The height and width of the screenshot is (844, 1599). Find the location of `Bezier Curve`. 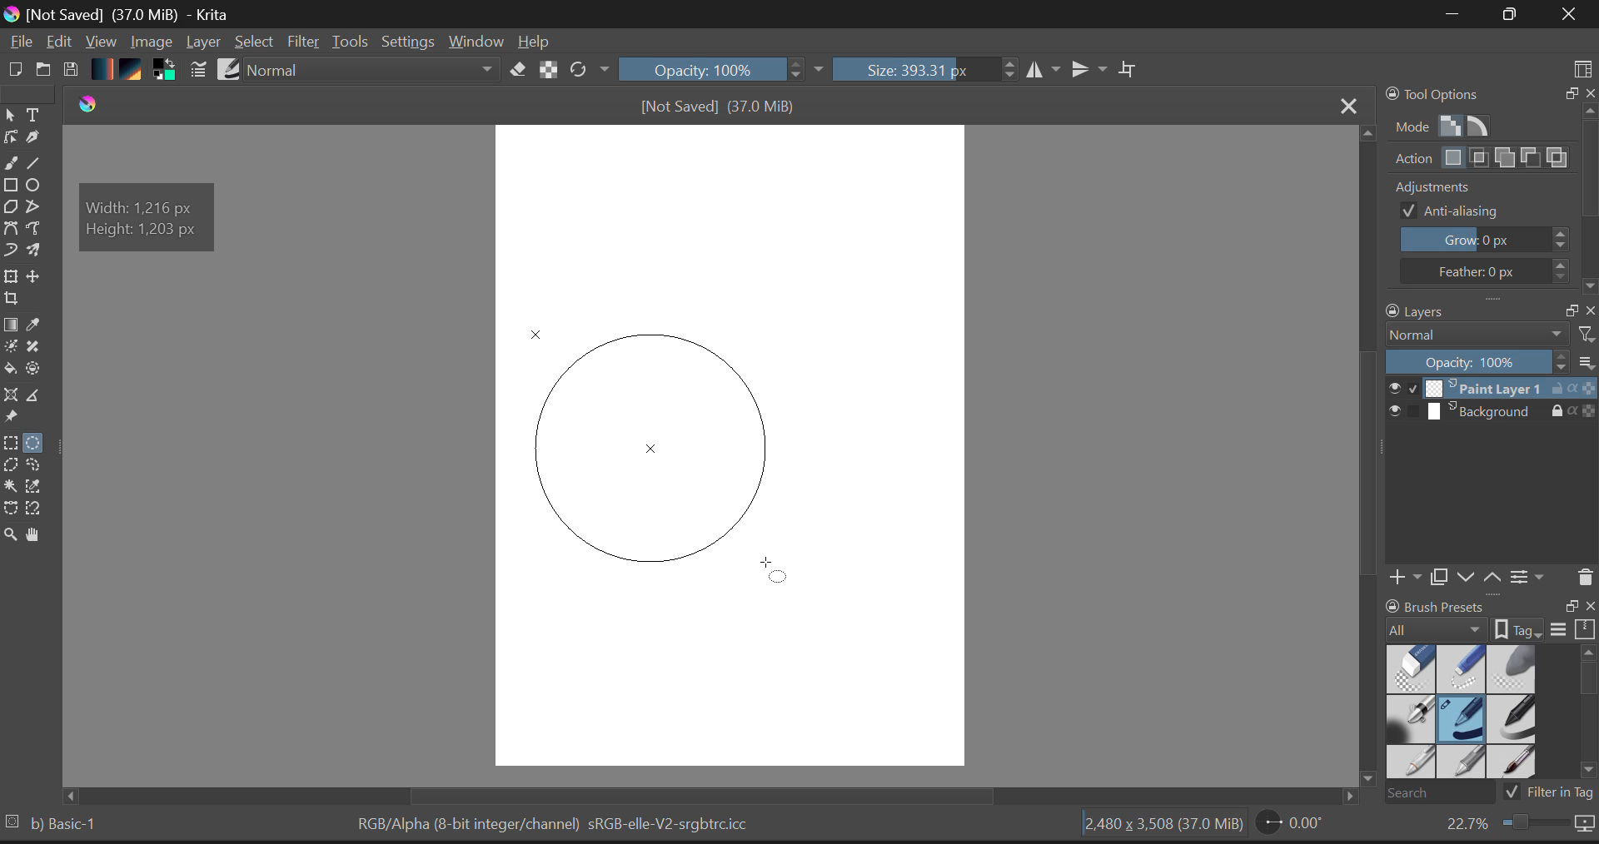

Bezier Curve is located at coordinates (12, 229).